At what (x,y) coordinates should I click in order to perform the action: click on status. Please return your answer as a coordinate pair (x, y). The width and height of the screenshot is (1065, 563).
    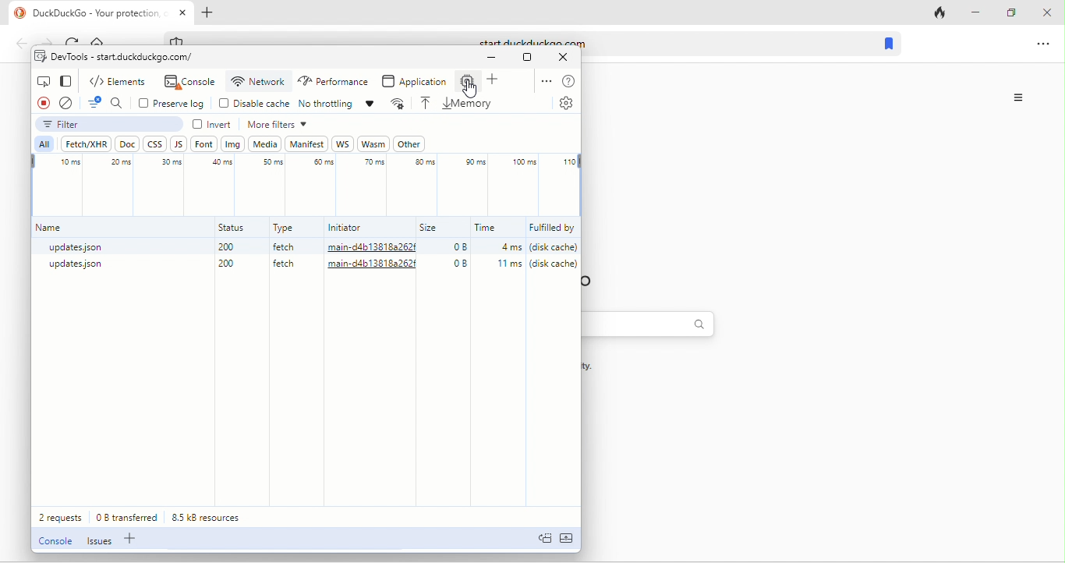
    Looking at the image, I should click on (236, 225).